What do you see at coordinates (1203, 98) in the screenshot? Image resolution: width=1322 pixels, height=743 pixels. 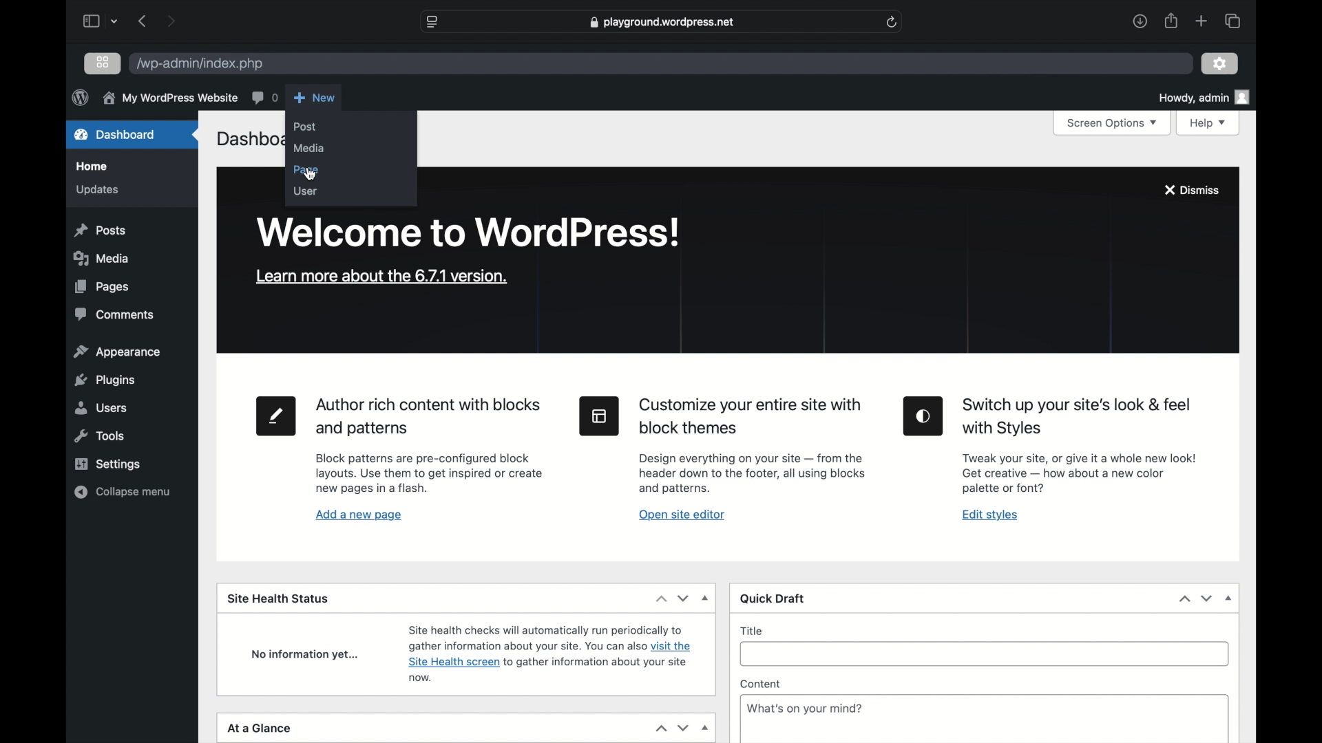 I see `howdy admin` at bounding box center [1203, 98].